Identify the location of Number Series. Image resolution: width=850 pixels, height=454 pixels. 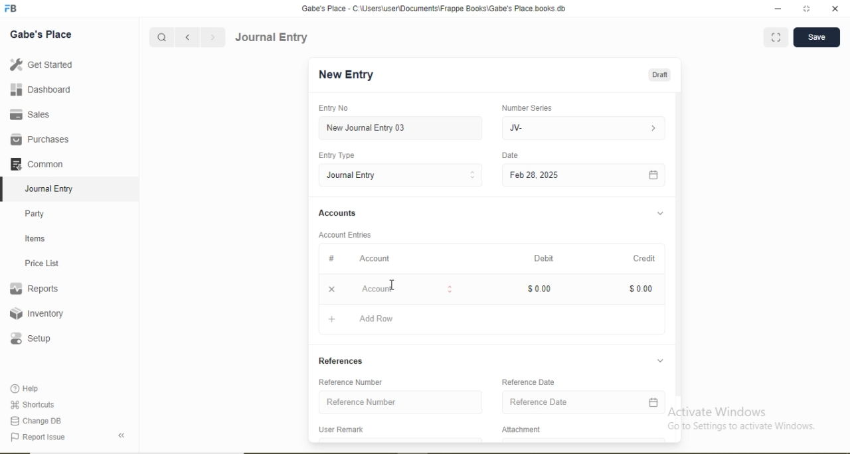
(527, 108).